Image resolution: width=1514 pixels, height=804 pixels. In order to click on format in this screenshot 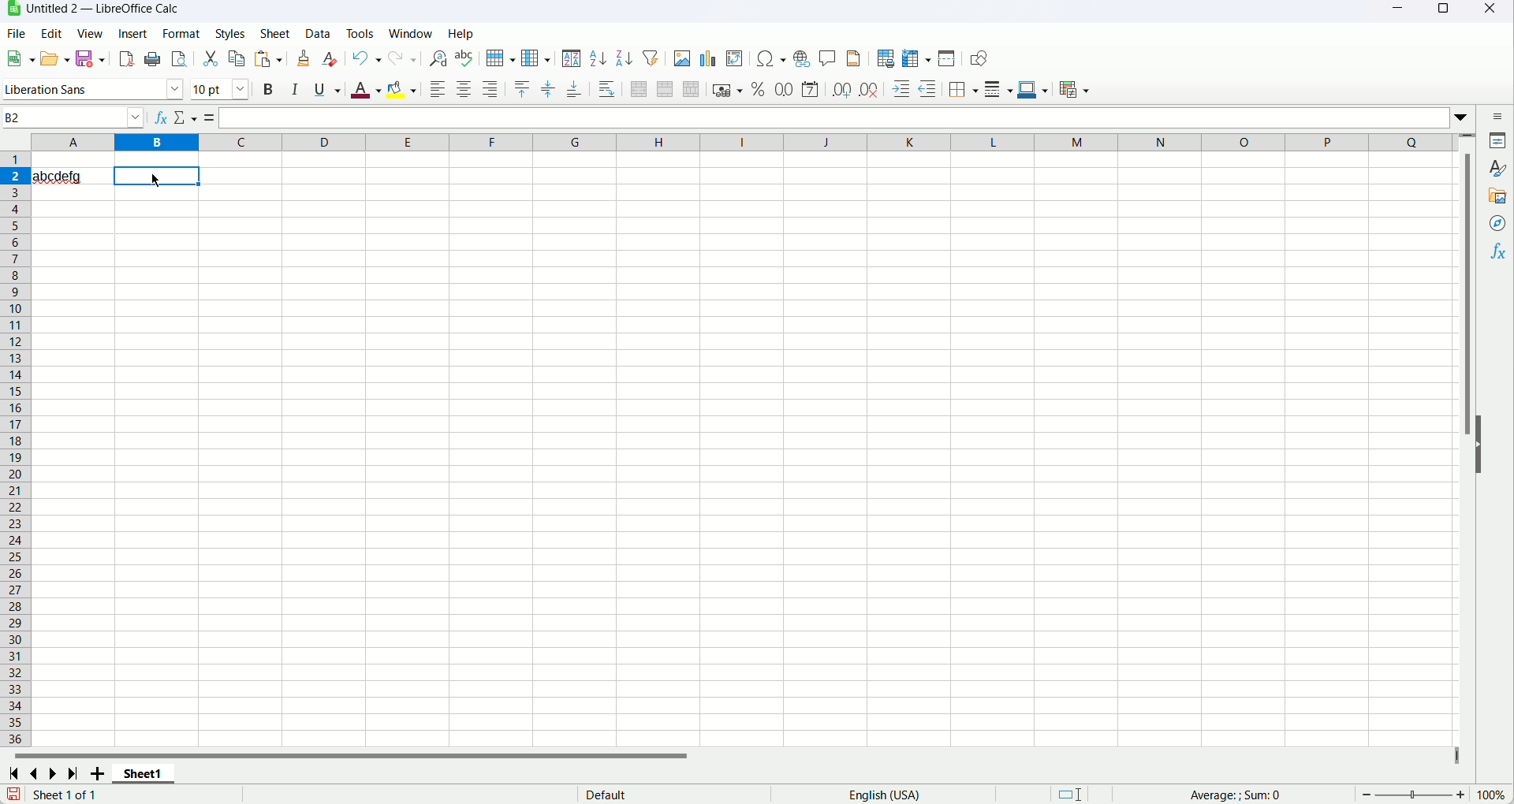, I will do `click(183, 34)`.